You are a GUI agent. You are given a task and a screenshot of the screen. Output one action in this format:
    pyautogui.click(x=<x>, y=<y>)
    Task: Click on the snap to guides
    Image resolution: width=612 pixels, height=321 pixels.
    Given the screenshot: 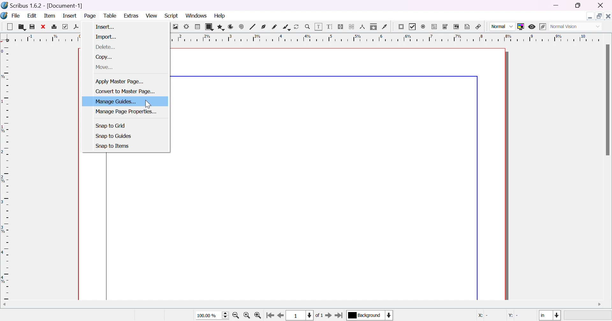 What is the action you would take?
    pyautogui.click(x=113, y=136)
    